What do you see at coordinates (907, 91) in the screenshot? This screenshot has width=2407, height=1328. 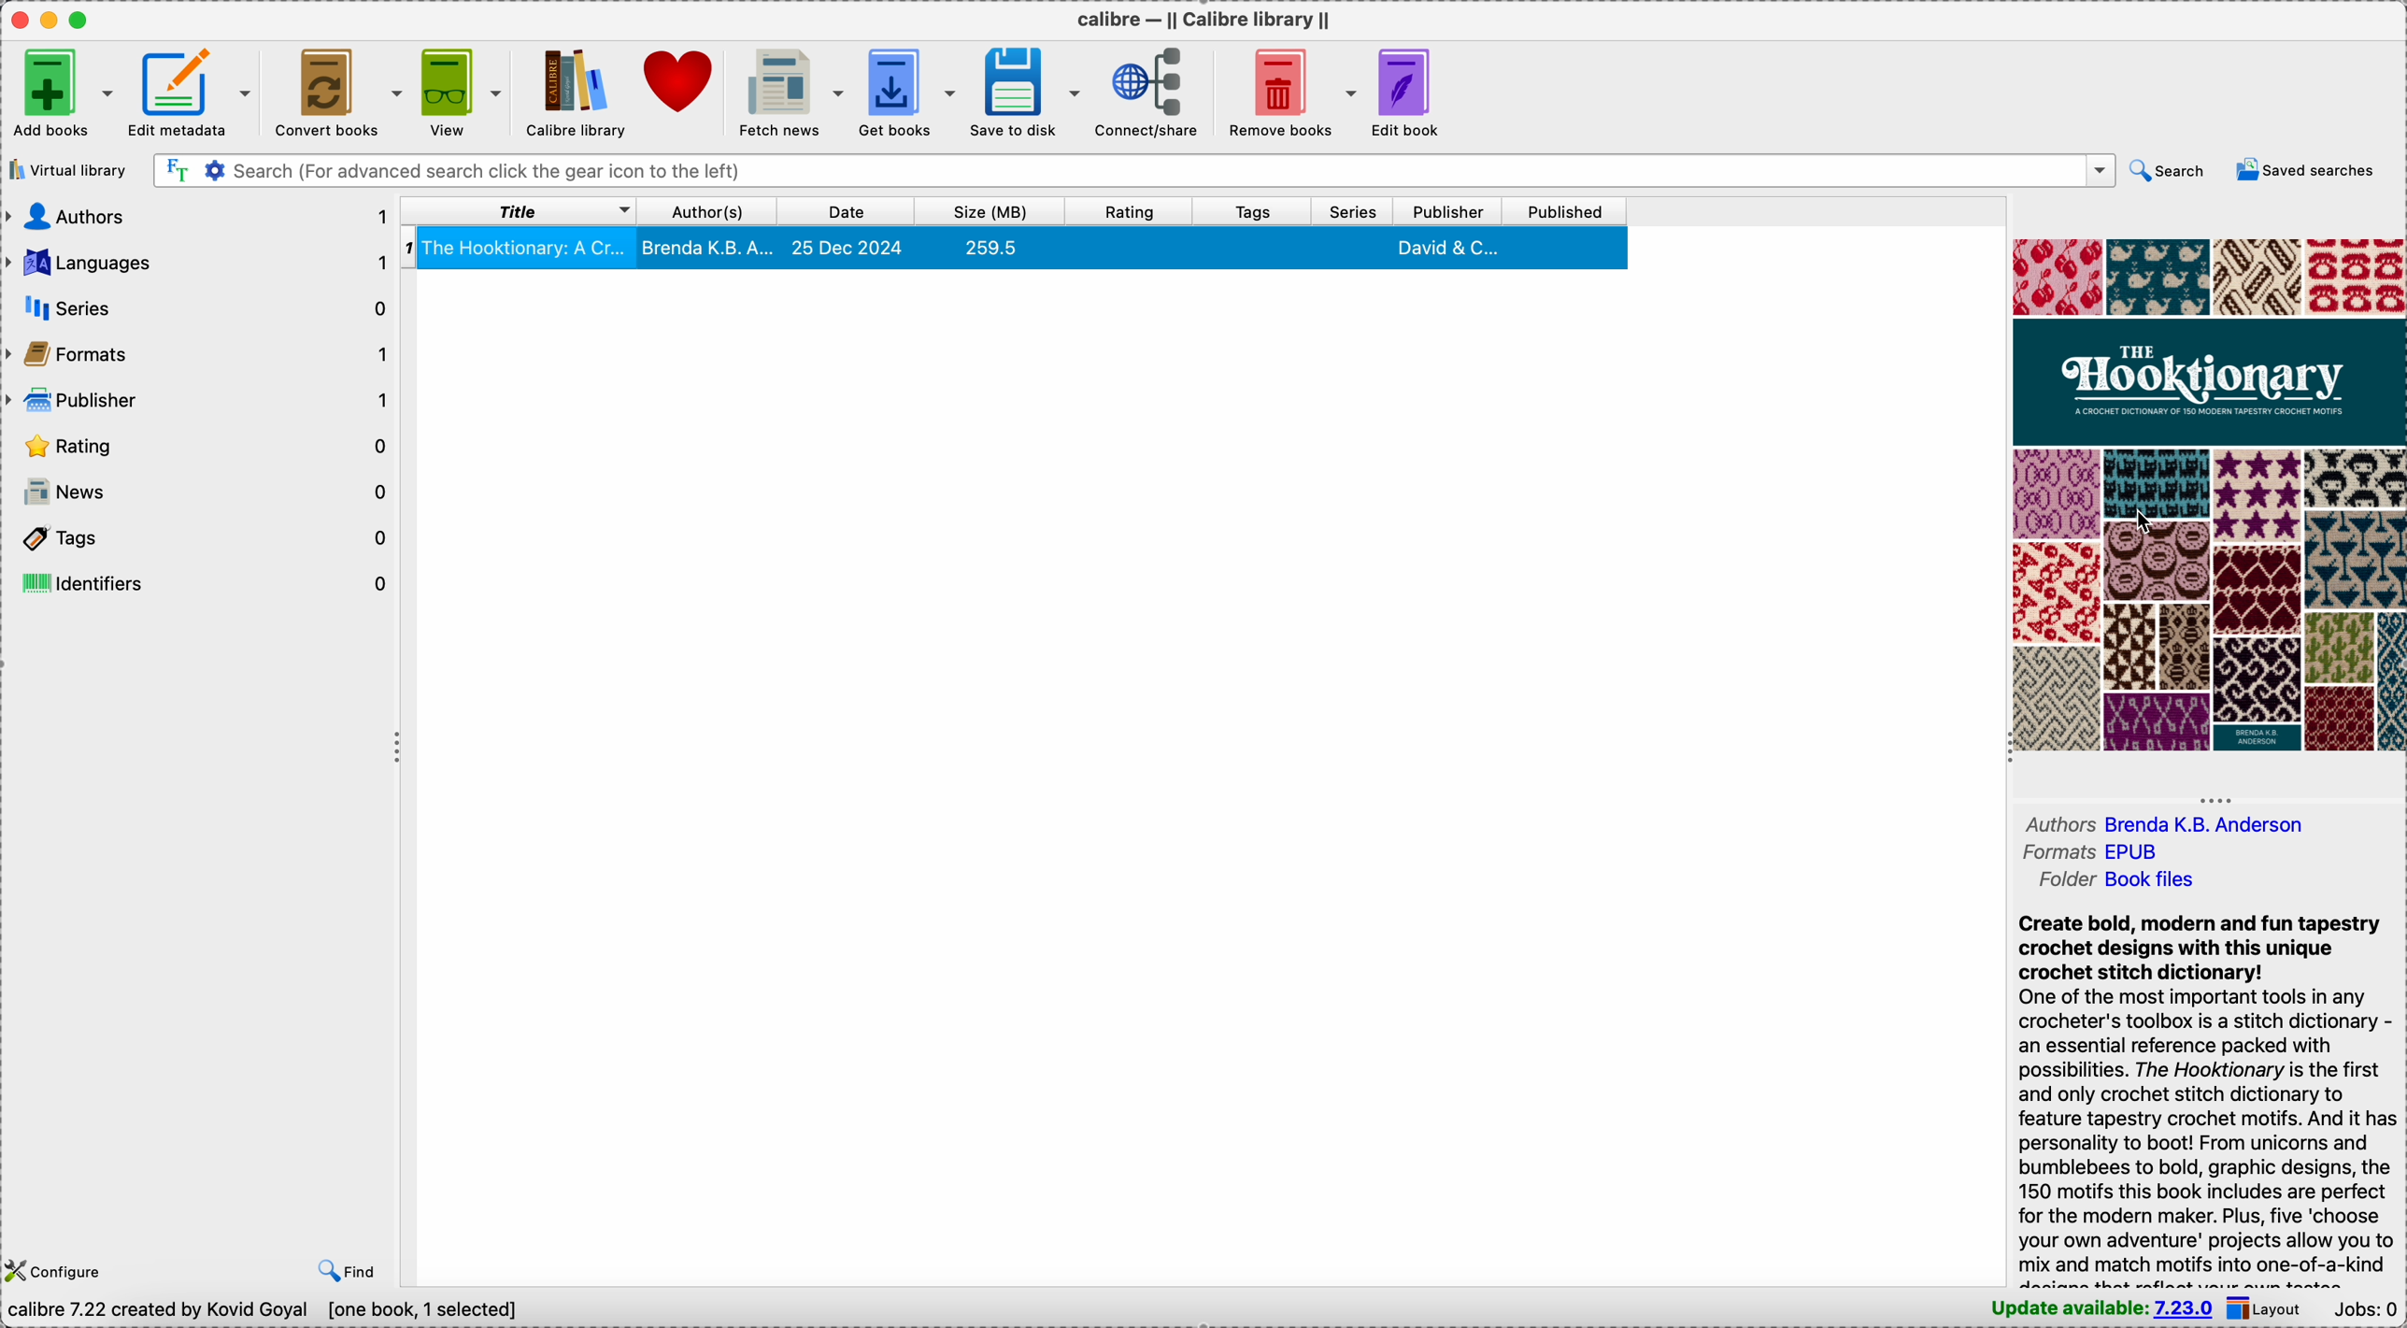 I see `get books` at bounding box center [907, 91].